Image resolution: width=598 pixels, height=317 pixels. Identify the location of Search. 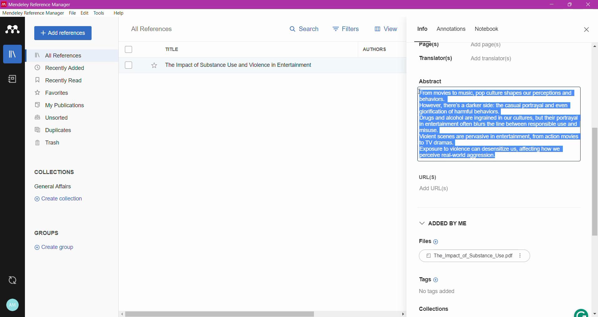
(304, 28).